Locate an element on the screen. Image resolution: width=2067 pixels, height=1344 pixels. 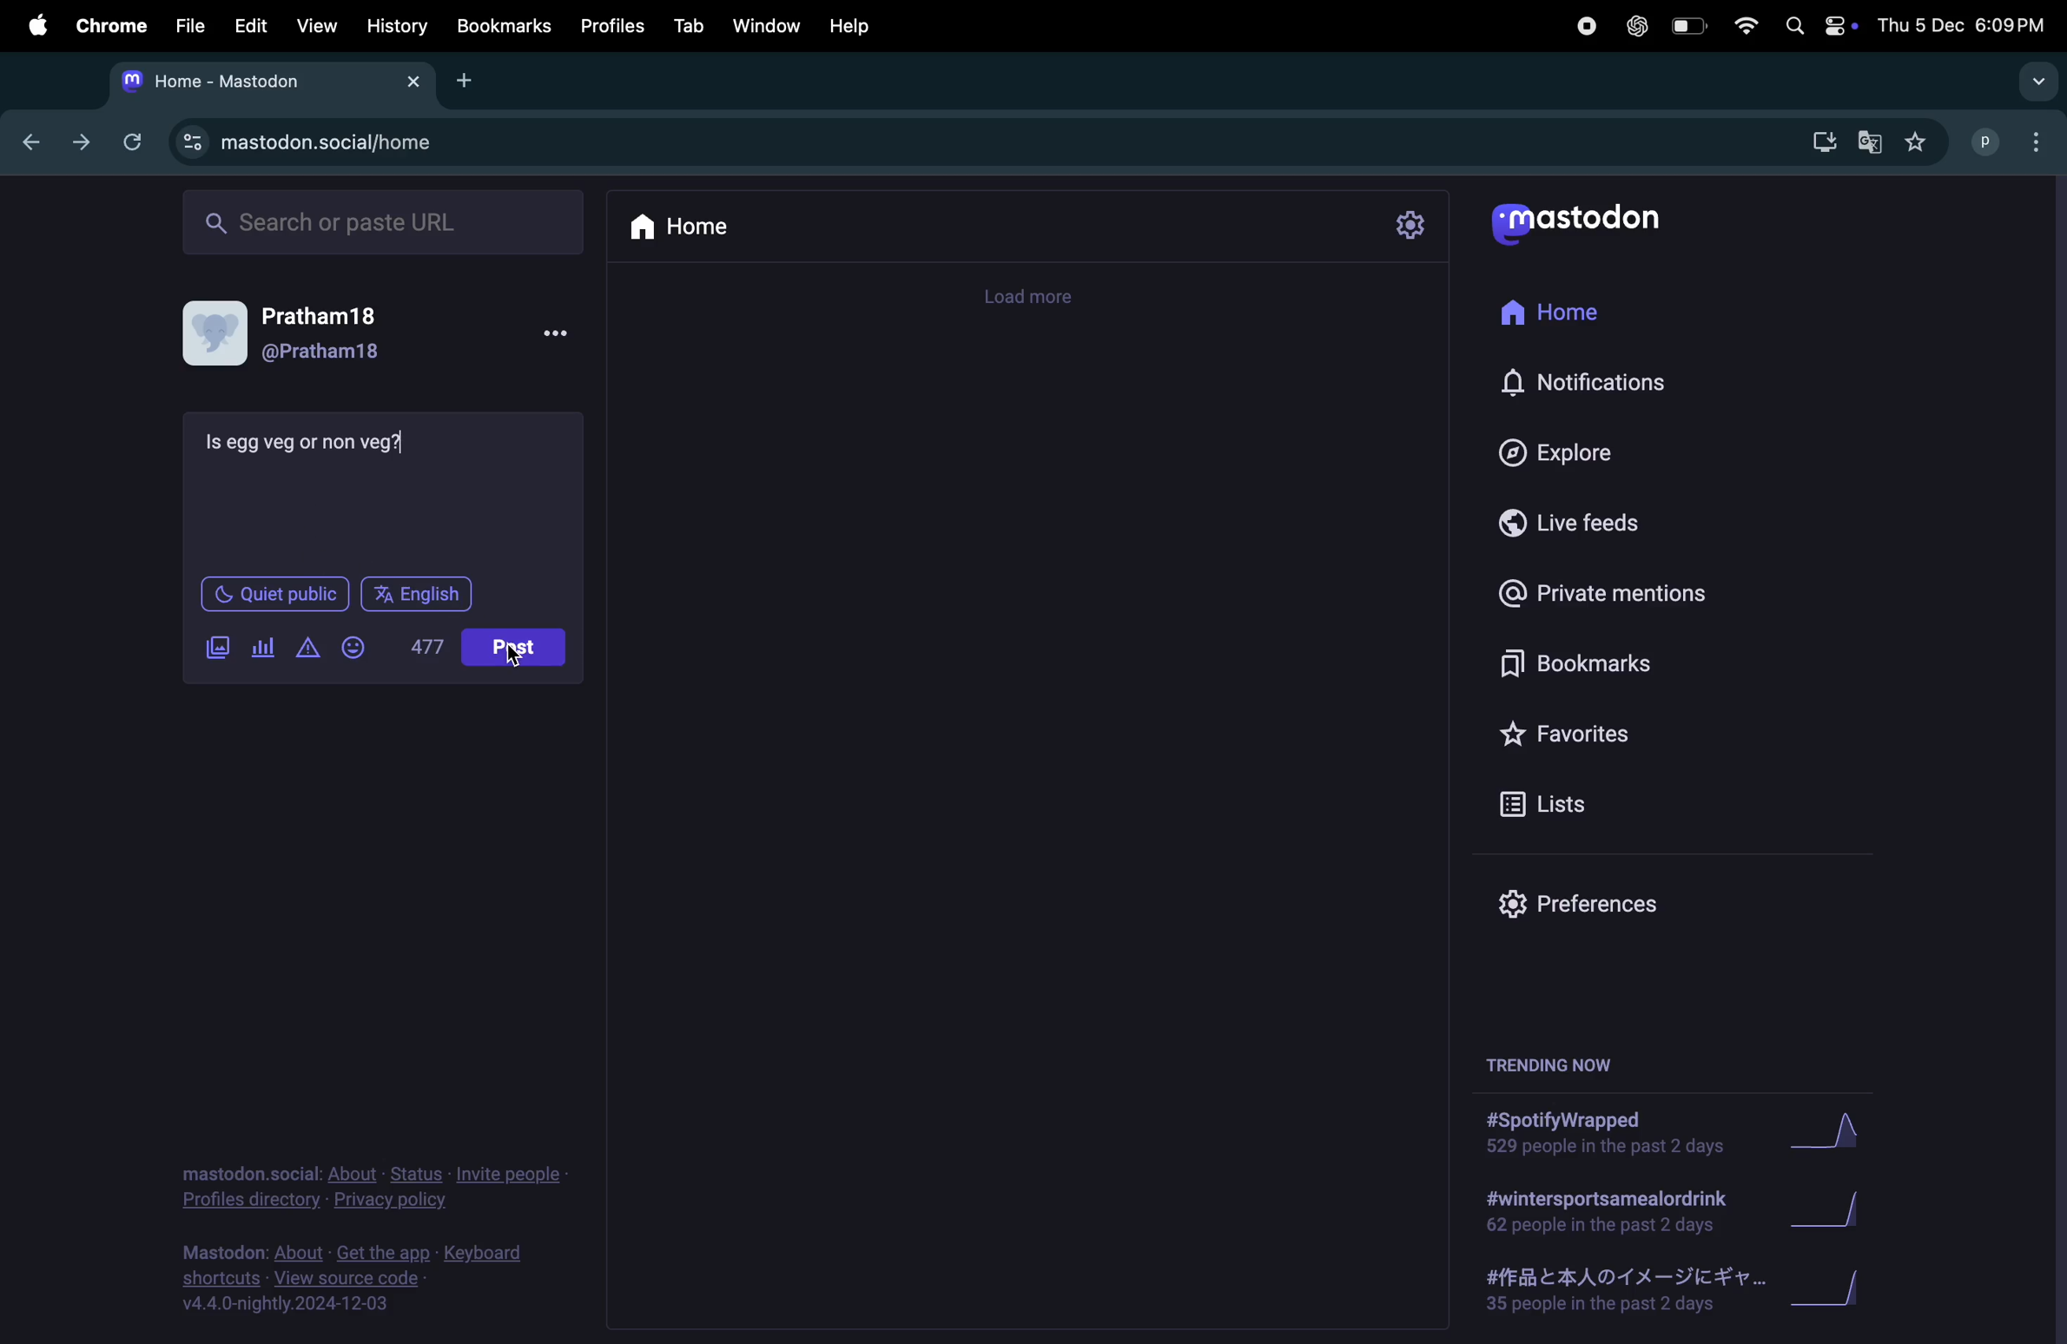
addtab is located at coordinates (470, 78).